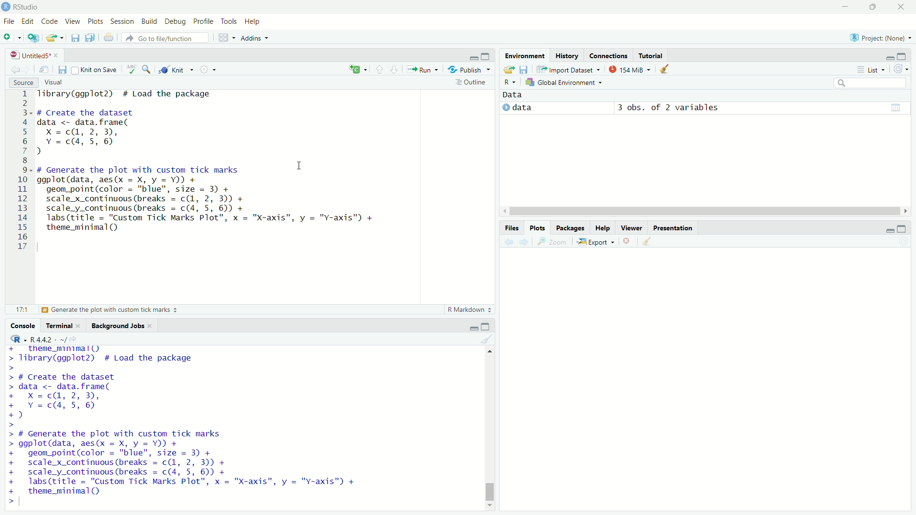 This screenshot has width=916, height=515. Describe the element at coordinates (887, 230) in the screenshot. I see `minimize` at that location.